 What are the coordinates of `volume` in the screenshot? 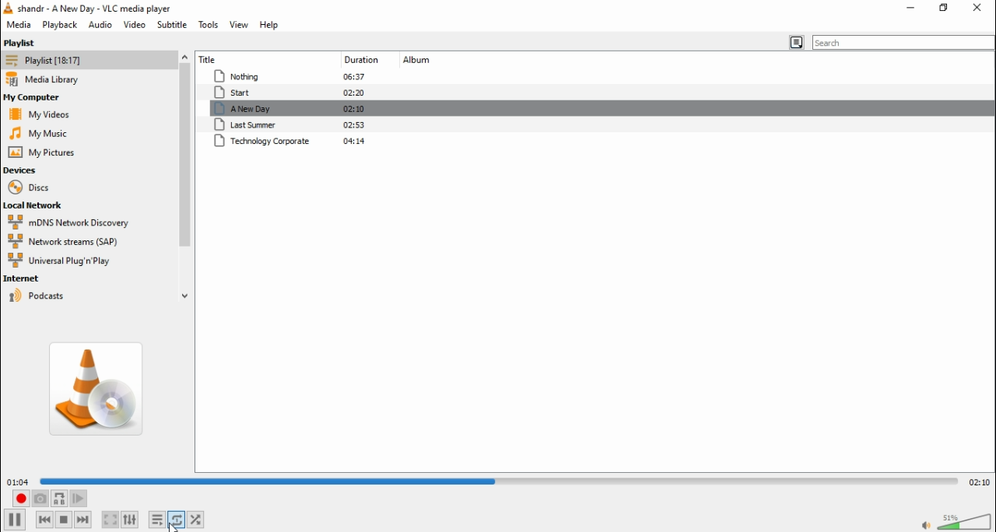 It's located at (966, 521).